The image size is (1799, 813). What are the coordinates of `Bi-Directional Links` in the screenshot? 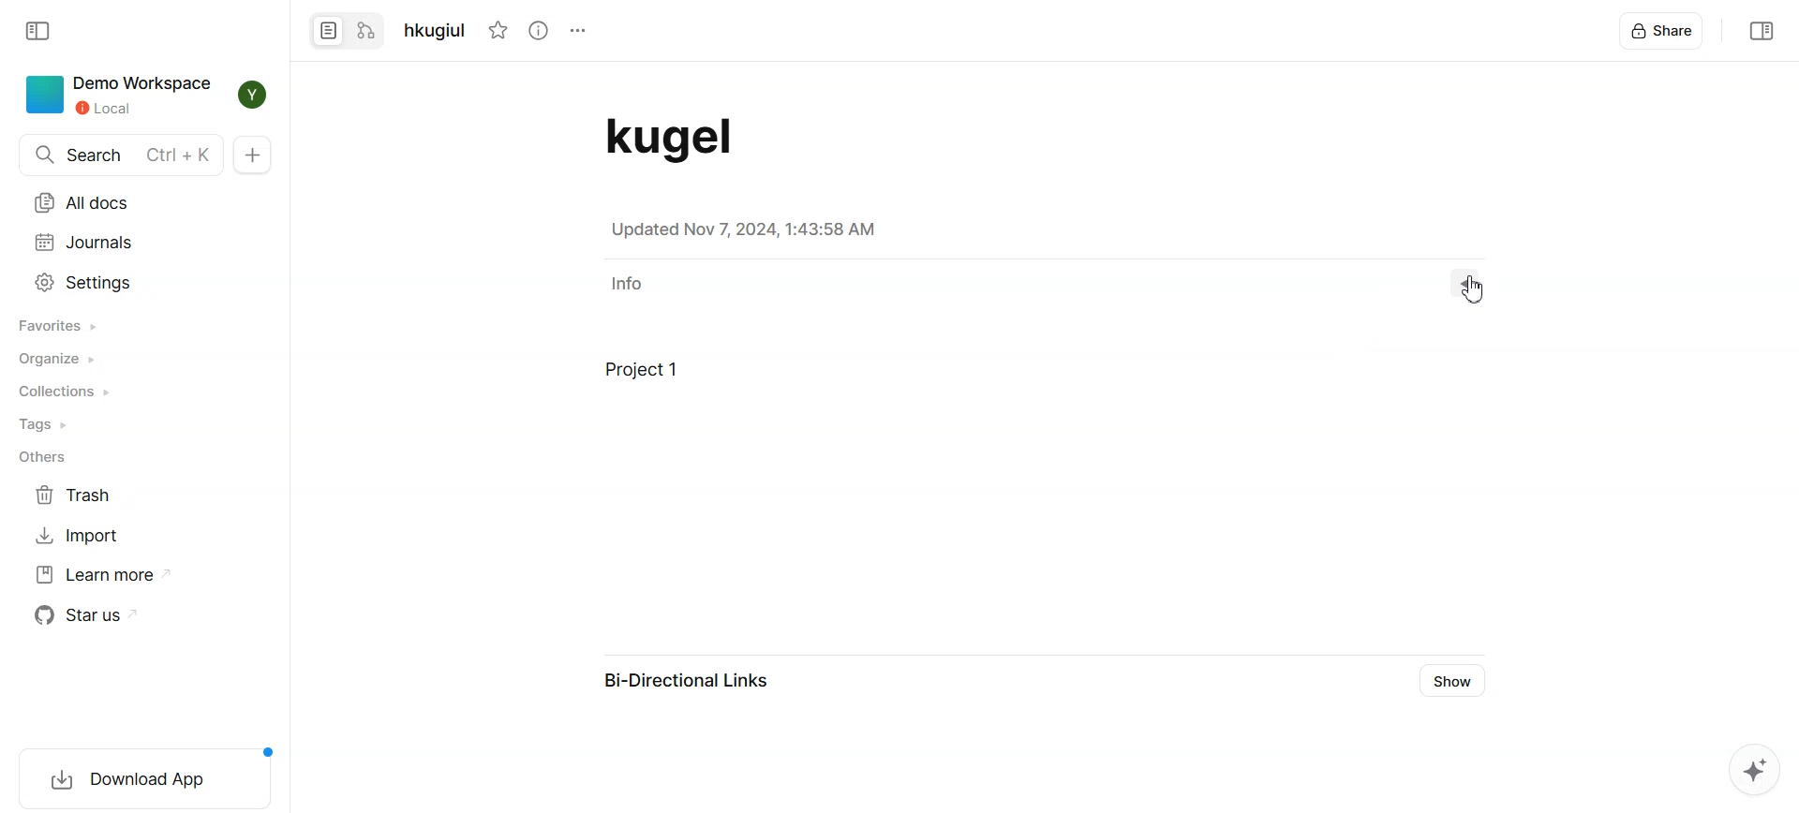 It's located at (679, 681).